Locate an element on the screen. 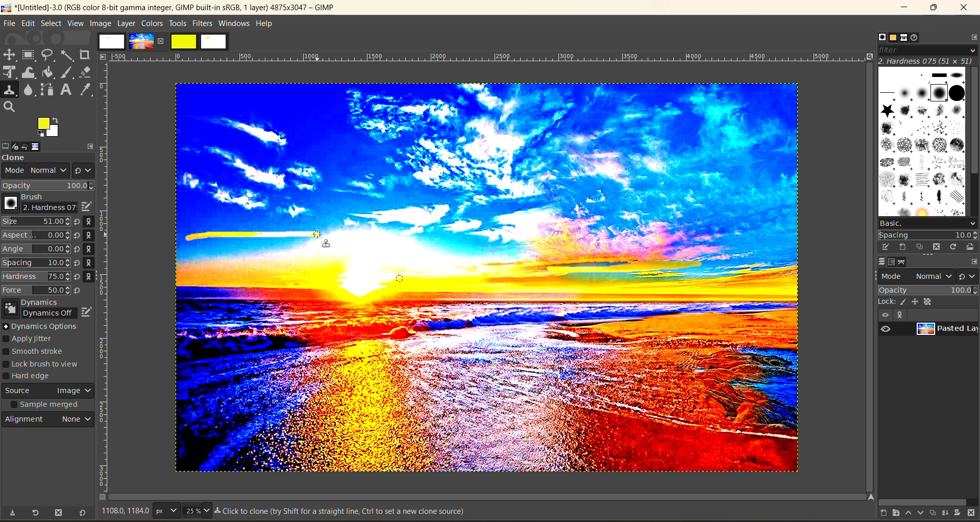 This screenshot has width=980, height=522. lower this layer is located at coordinates (918, 513).